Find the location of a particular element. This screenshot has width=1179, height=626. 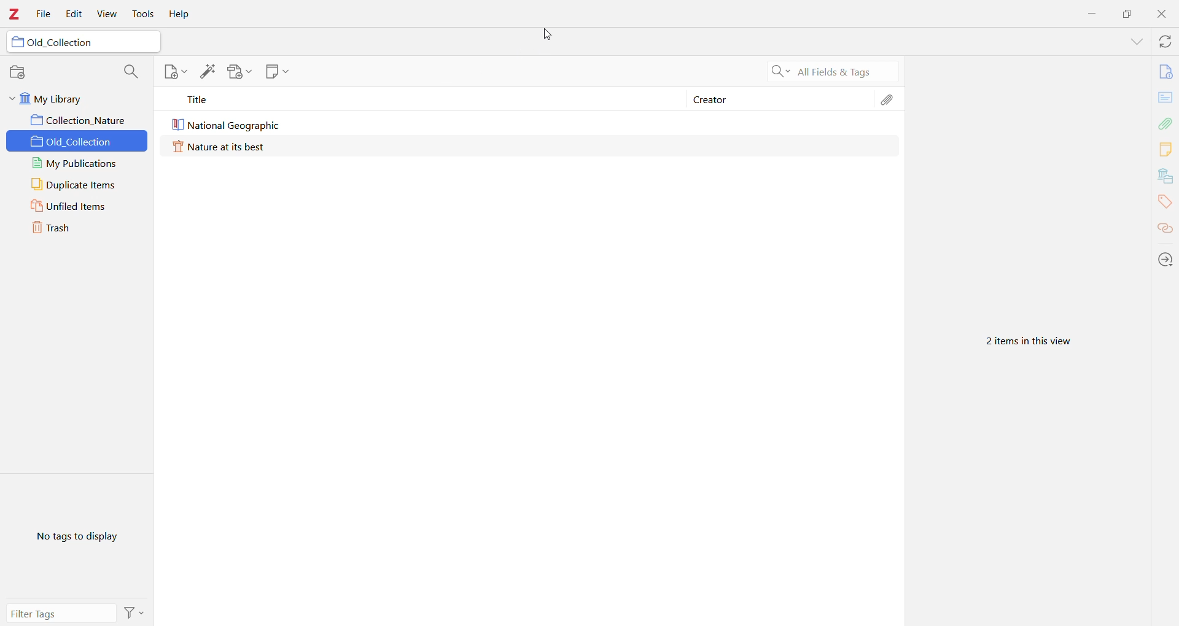

New Collections is located at coordinates (18, 71).